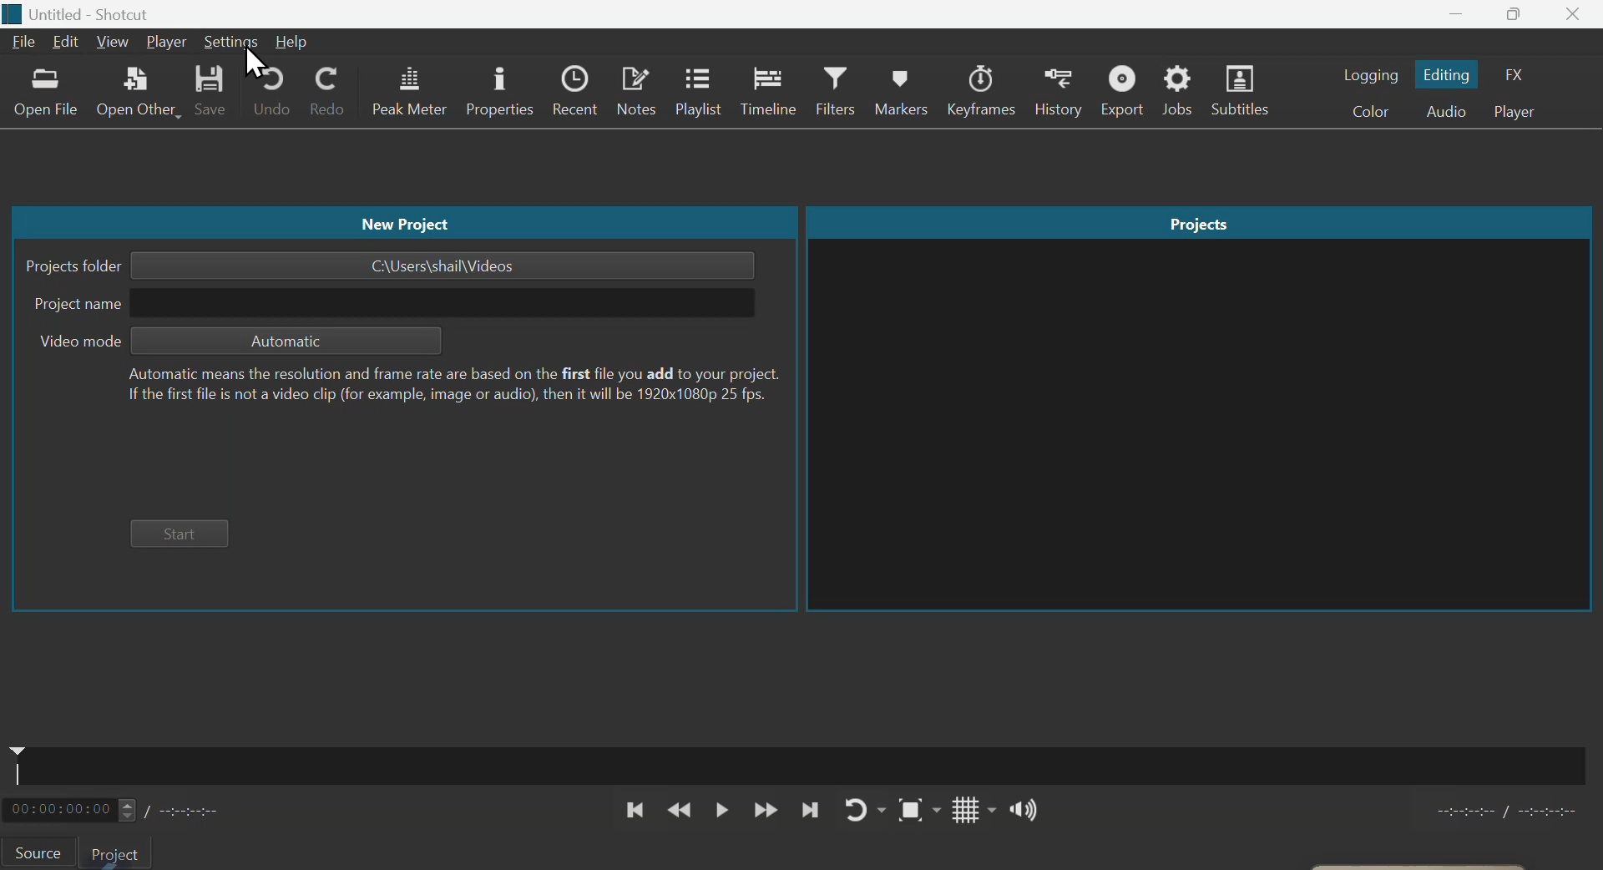 This screenshot has height=870, width=1603. What do you see at coordinates (291, 41) in the screenshot?
I see `Help` at bounding box center [291, 41].